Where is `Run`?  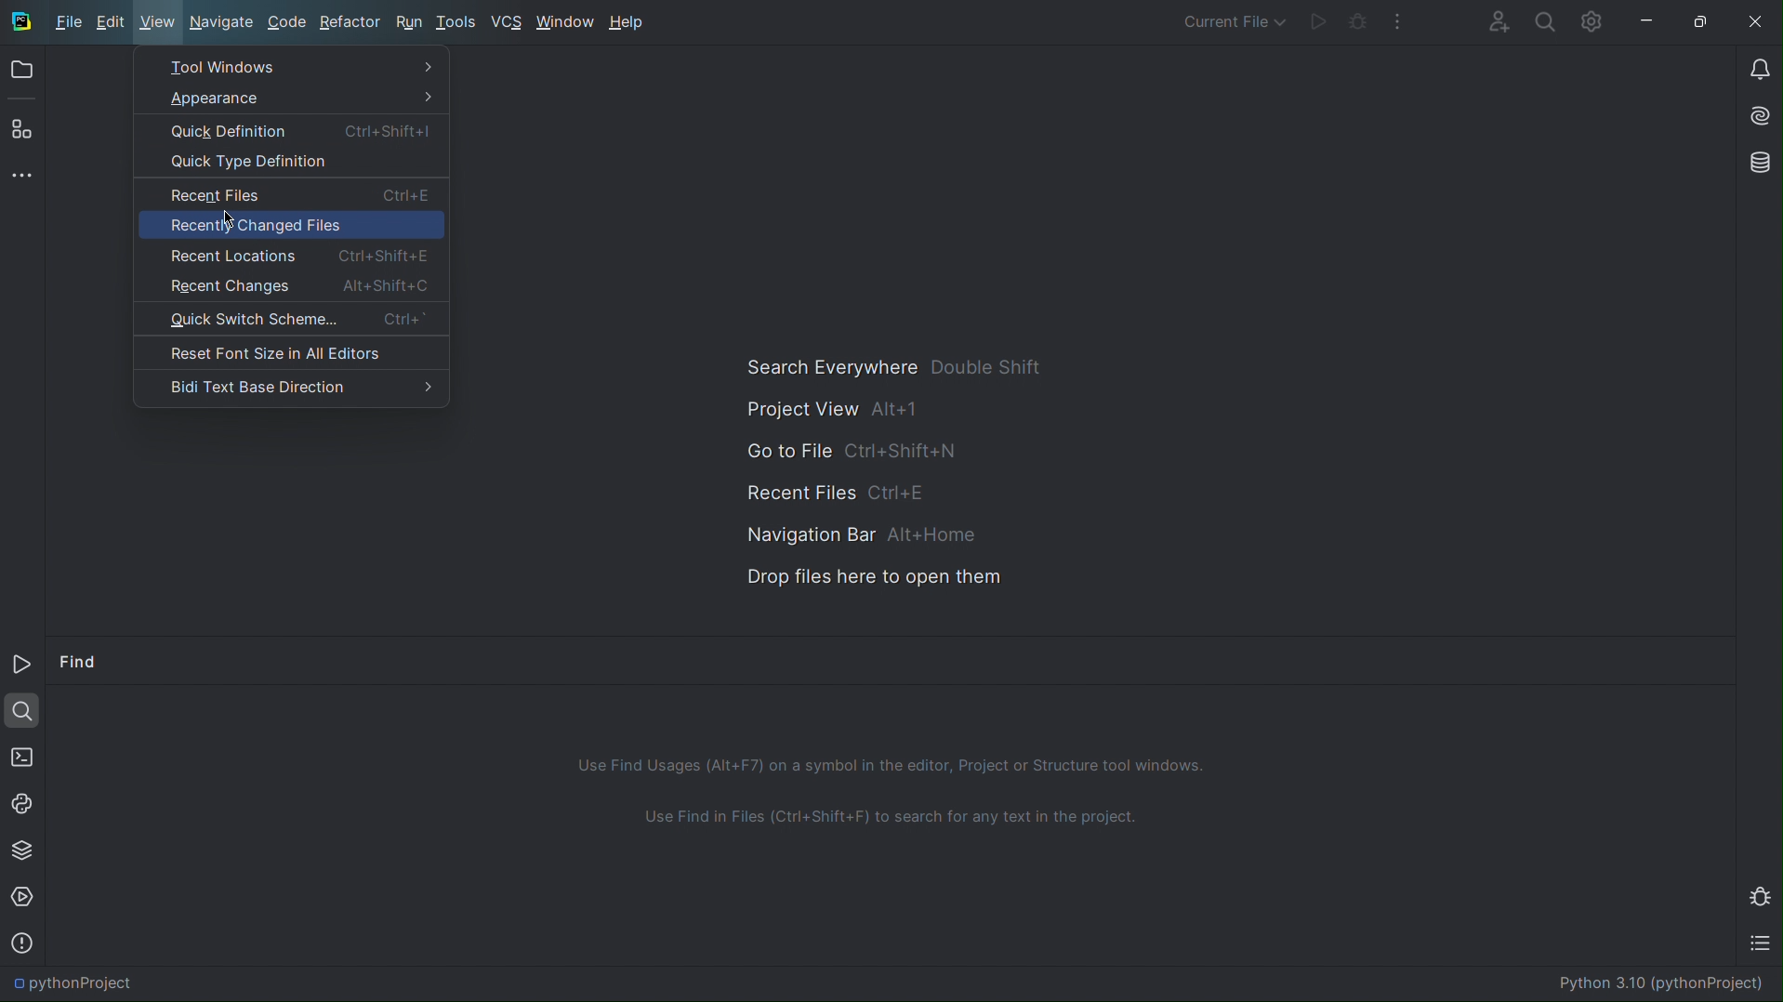 Run is located at coordinates (1320, 20).